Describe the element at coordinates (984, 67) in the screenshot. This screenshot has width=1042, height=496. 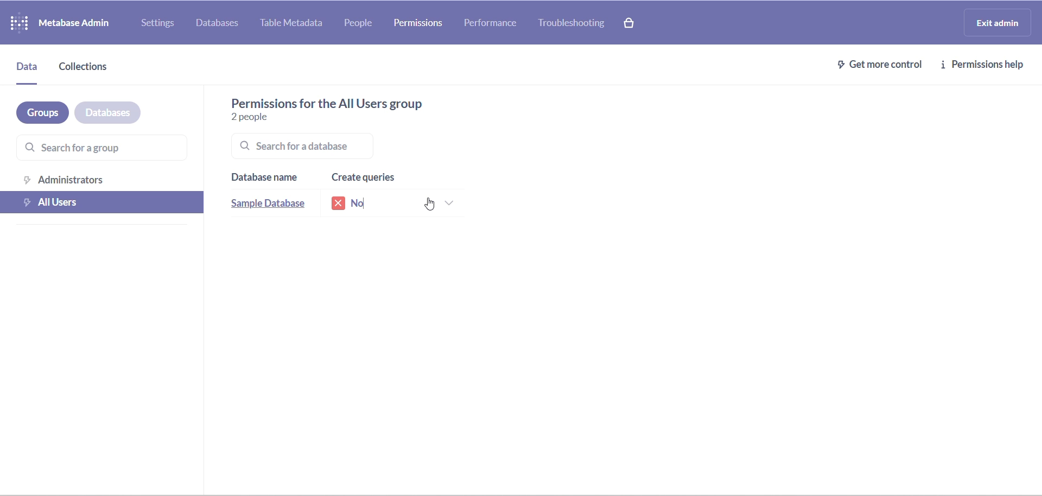
I see `permission help` at that location.